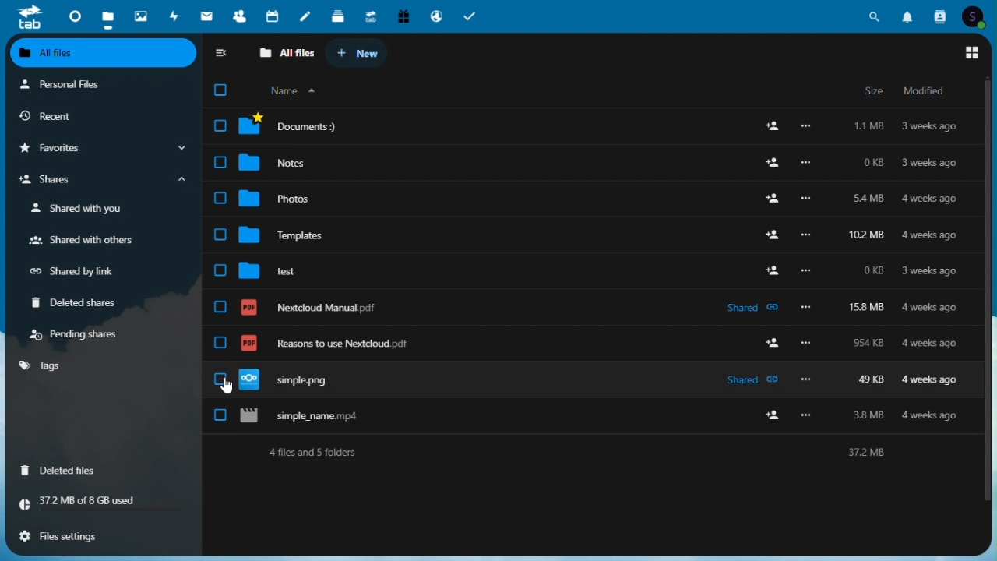 The image size is (997, 561). Describe the element at coordinates (64, 469) in the screenshot. I see `deleted files` at that location.